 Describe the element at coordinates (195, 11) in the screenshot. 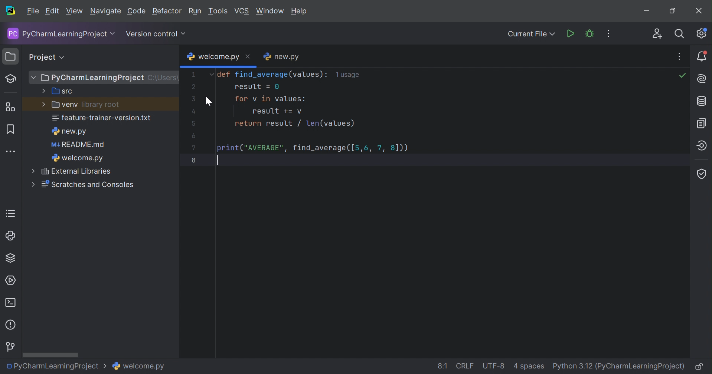

I see `Run` at that location.